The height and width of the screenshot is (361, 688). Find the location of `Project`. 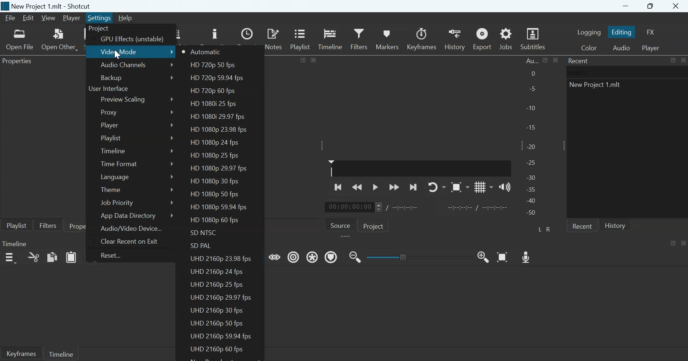

Project is located at coordinates (99, 29).